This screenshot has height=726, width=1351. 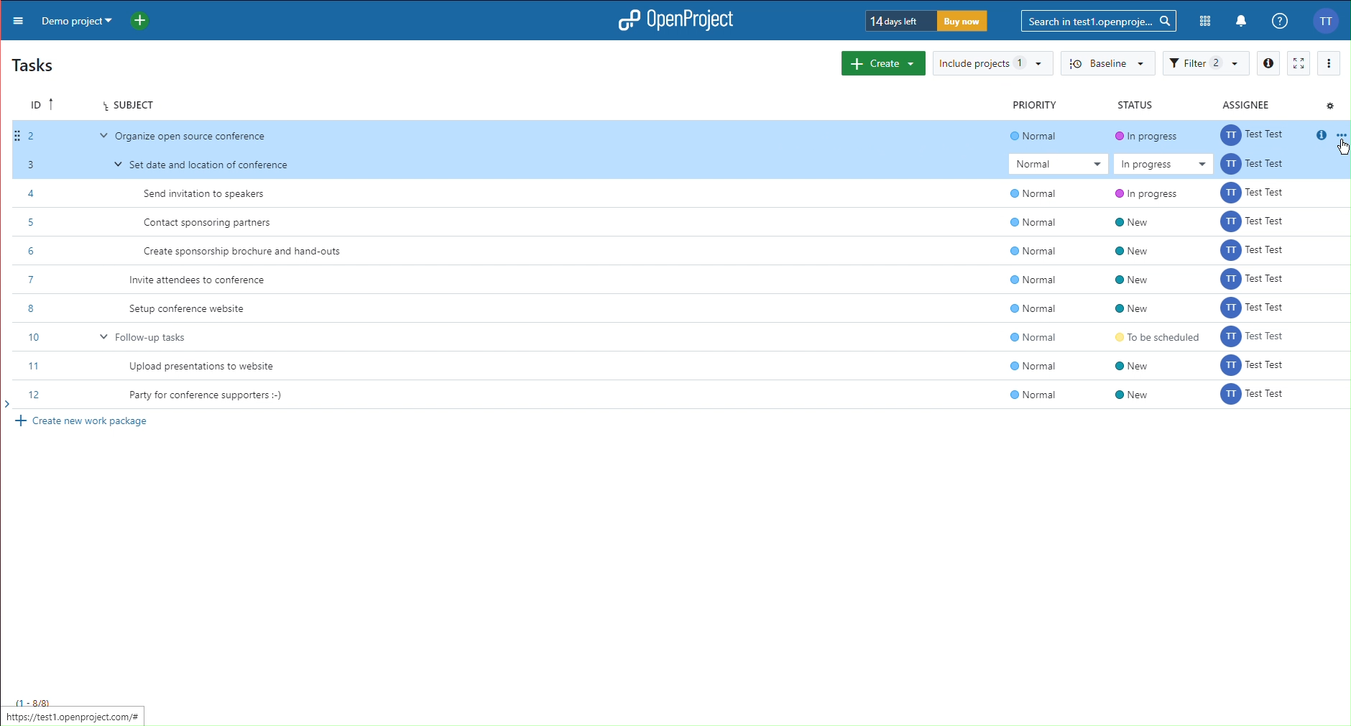 I want to click on option, so click(x=1340, y=132).